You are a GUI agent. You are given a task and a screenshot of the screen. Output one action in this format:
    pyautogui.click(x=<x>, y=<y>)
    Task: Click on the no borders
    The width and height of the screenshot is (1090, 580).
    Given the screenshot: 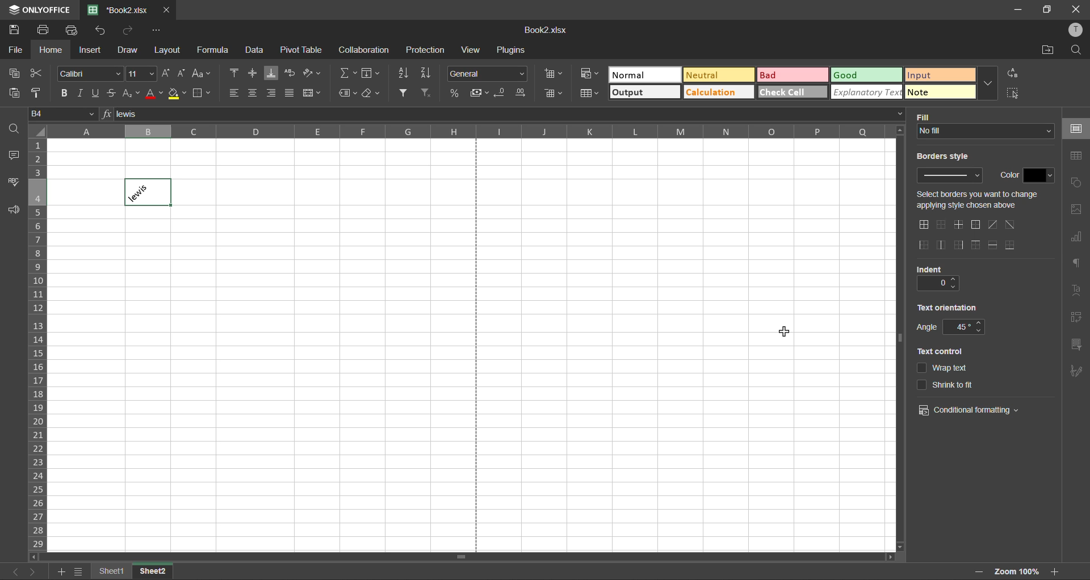 What is the action you would take?
    pyautogui.click(x=940, y=223)
    